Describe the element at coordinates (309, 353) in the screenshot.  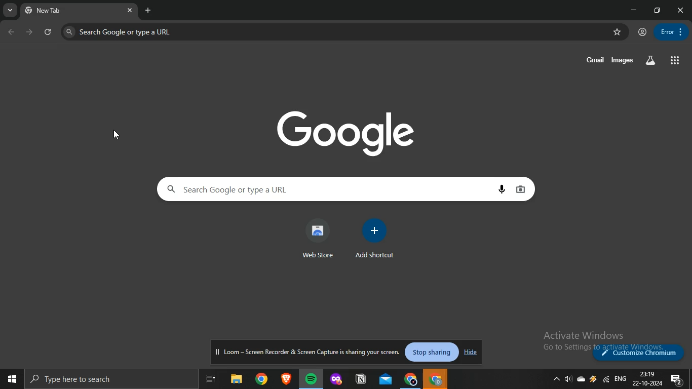
I see ` Loom — Screen Recorder & Screen Capture is sharing your screen.` at that location.